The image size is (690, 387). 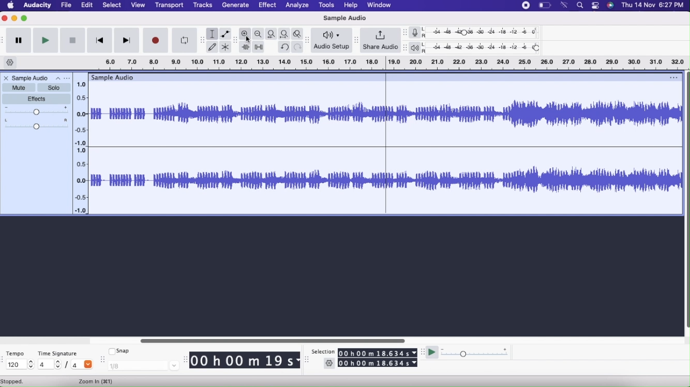 What do you see at coordinates (66, 5) in the screenshot?
I see `File` at bounding box center [66, 5].